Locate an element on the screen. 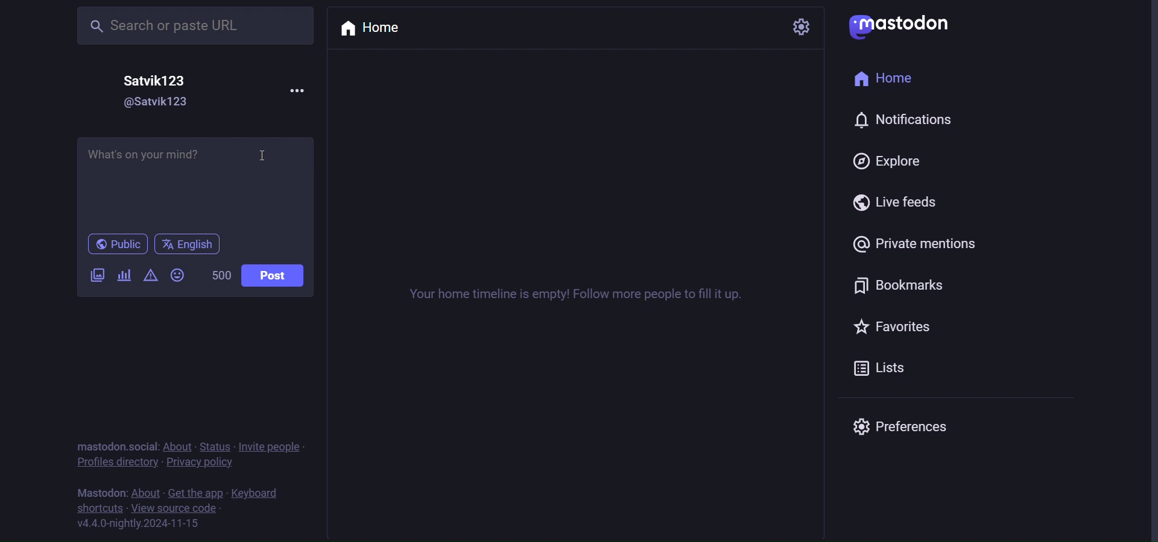 Image resolution: width=1158 pixels, height=542 pixels. emoji is located at coordinates (178, 275).